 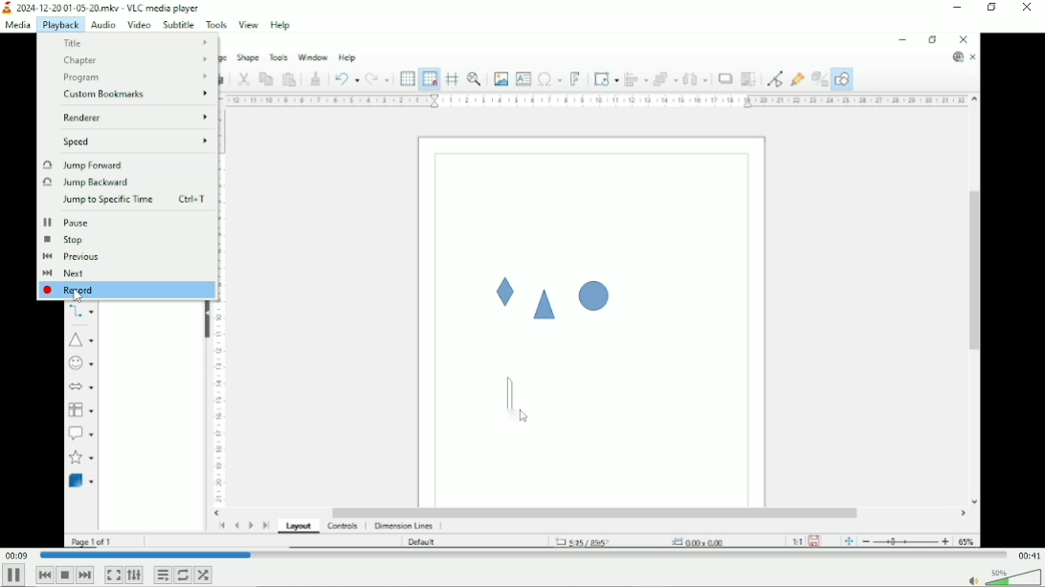 What do you see at coordinates (183, 575) in the screenshot?
I see `Toggle loop all, loop one and no loop` at bounding box center [183, 575].